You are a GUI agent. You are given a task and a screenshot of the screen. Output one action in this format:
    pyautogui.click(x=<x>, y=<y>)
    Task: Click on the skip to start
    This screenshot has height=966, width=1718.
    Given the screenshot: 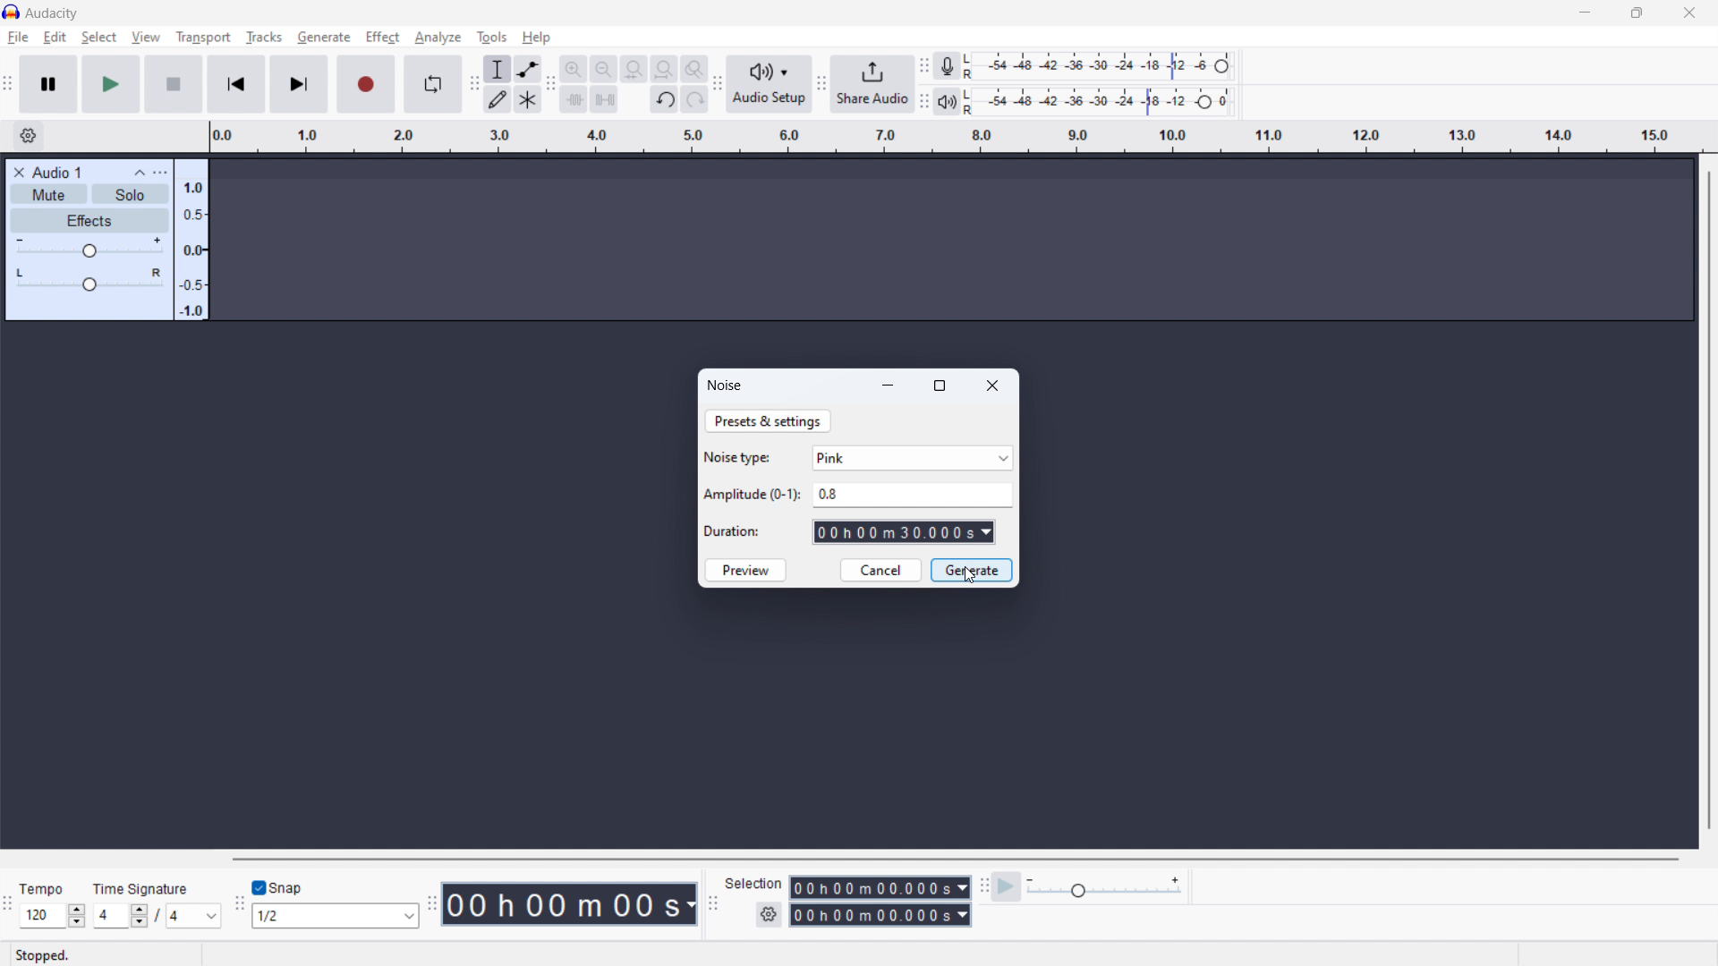 What is the action you would take?
    pyautogui.click(x=236, y=84)
    